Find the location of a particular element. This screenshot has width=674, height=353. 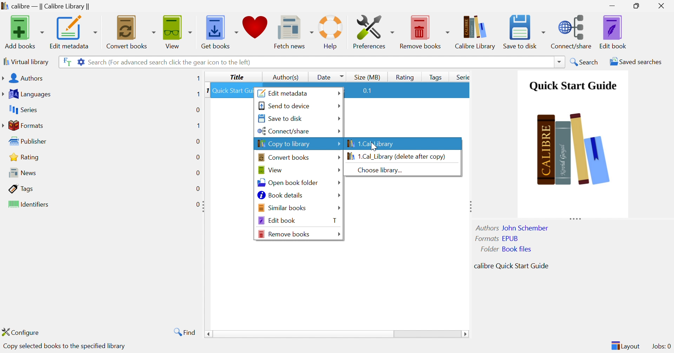

Authors is located at coordinates (22, 78).